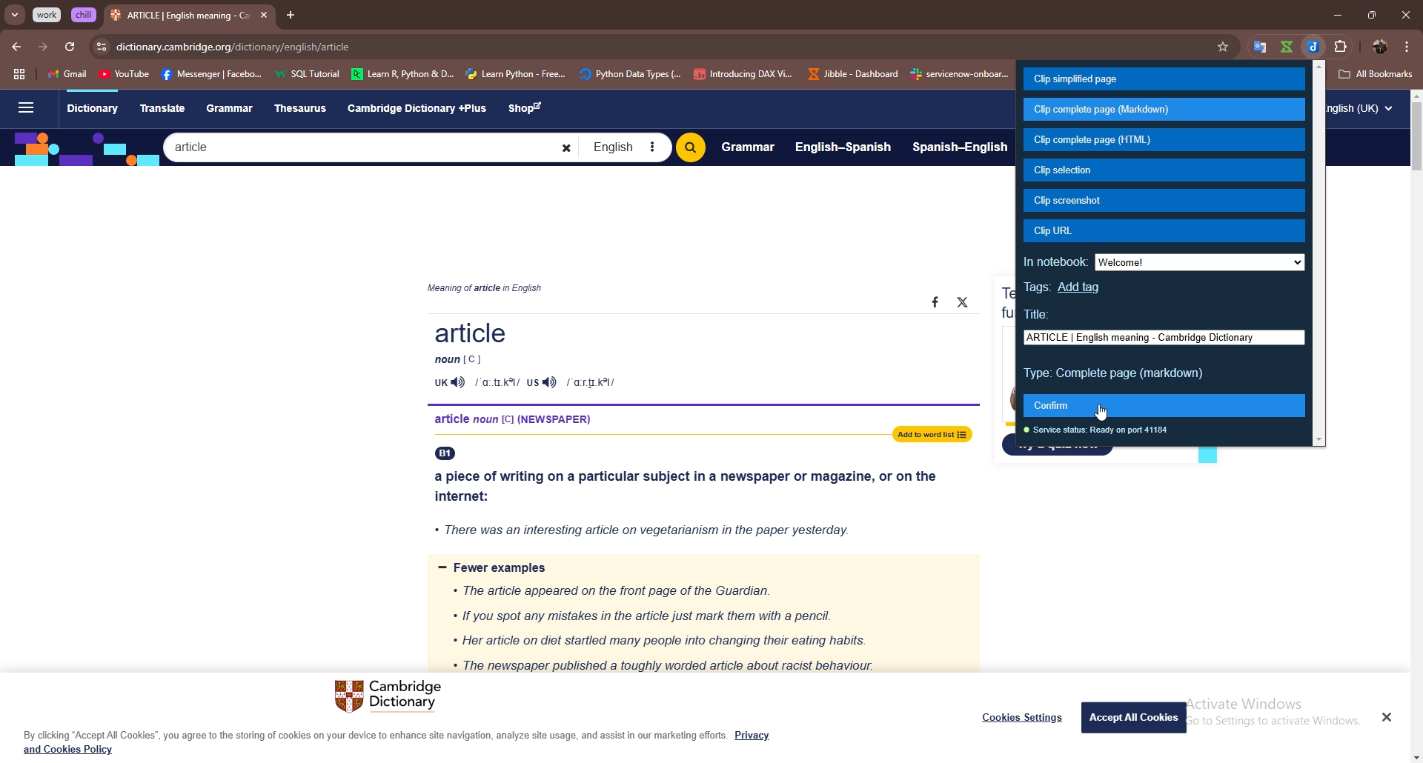 Image resolution: width=1423 pixels, height=763 pixels. What do you see at coordinates (1164, 231) in the screenshot?
I see `clip url` at bounding box center [1164, 231].